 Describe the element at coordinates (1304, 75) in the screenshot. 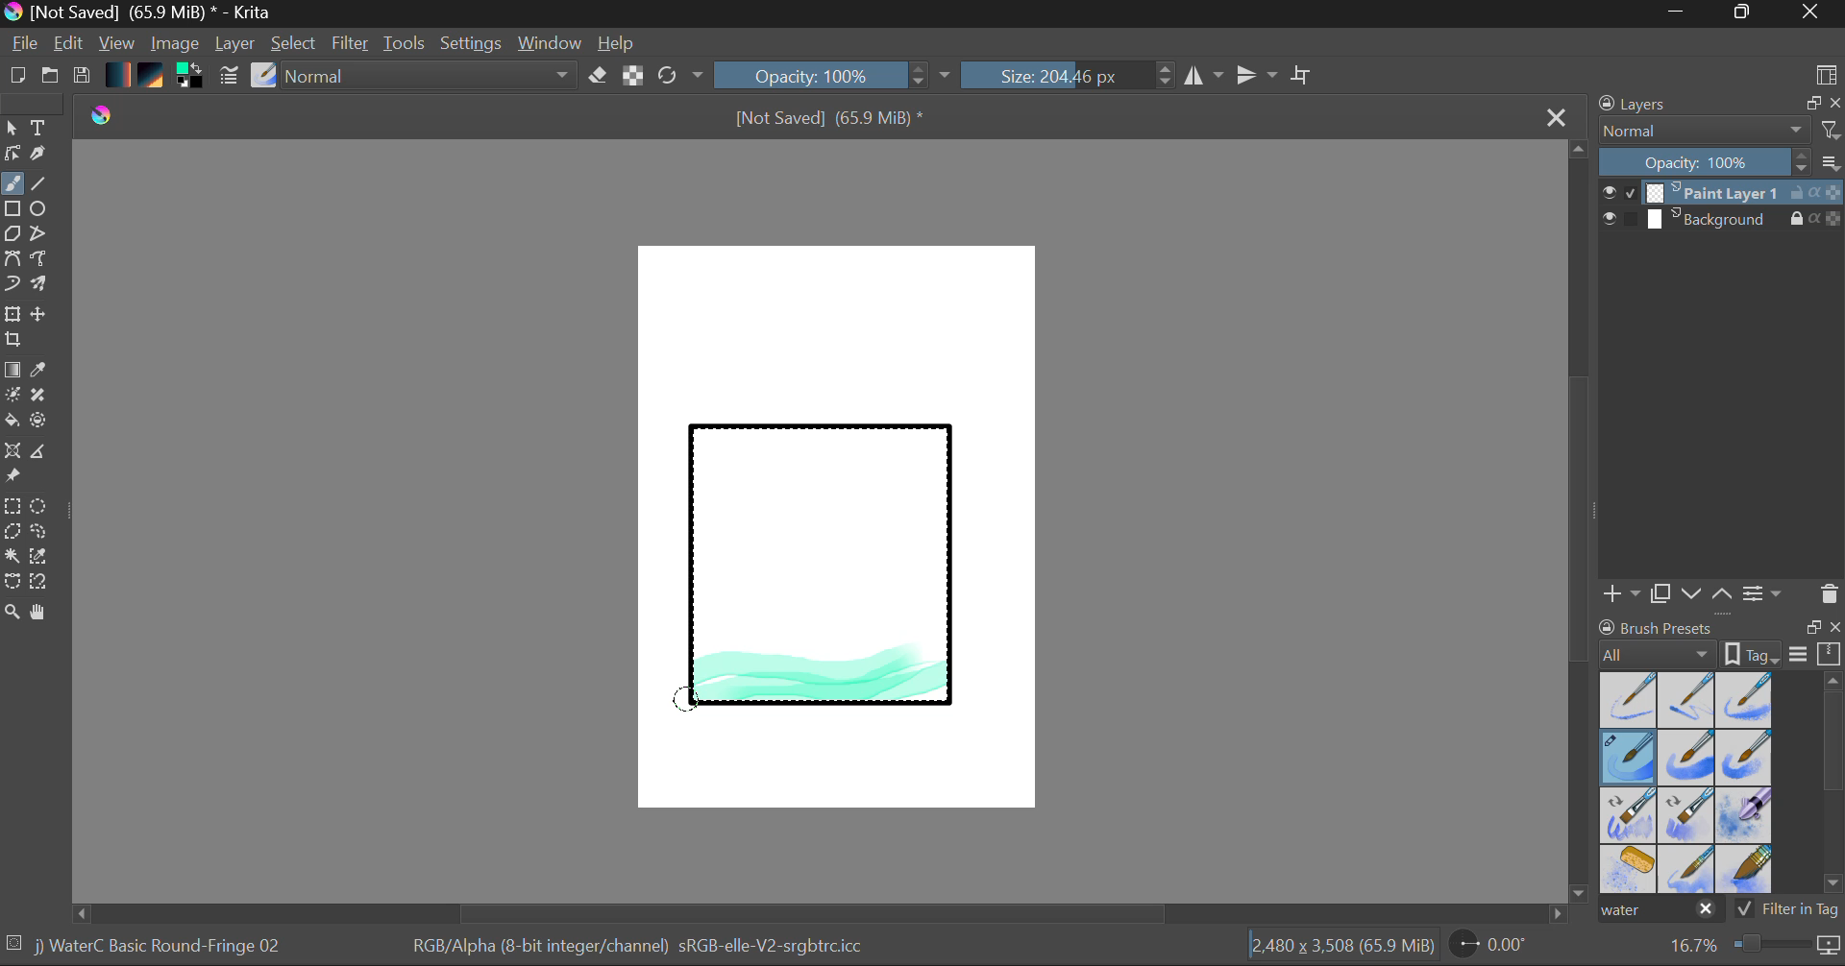

I see `Crop` at that location.